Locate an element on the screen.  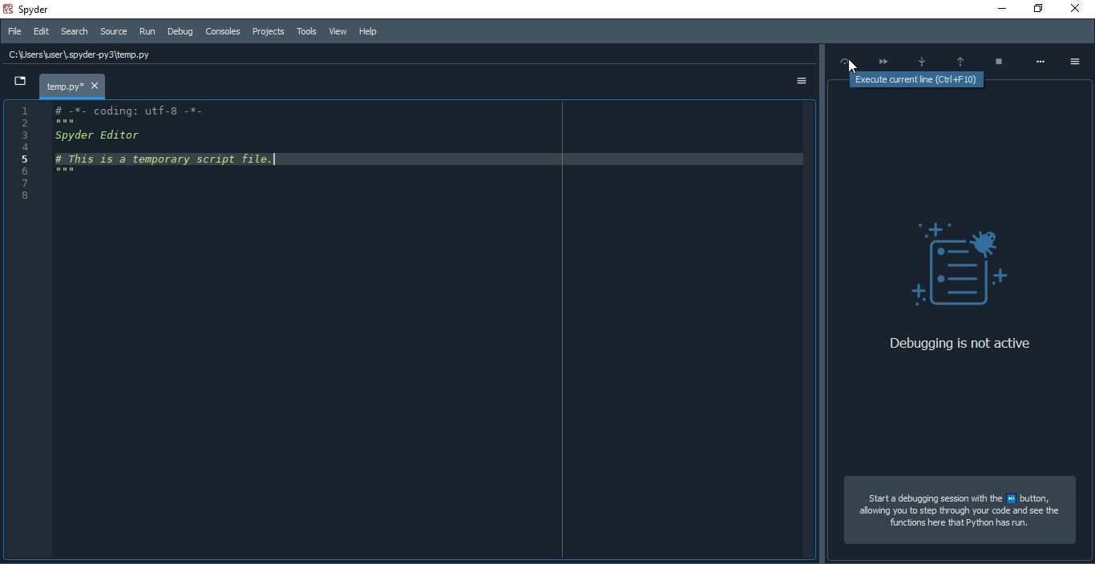
options is located at coordinates (1078, 62).